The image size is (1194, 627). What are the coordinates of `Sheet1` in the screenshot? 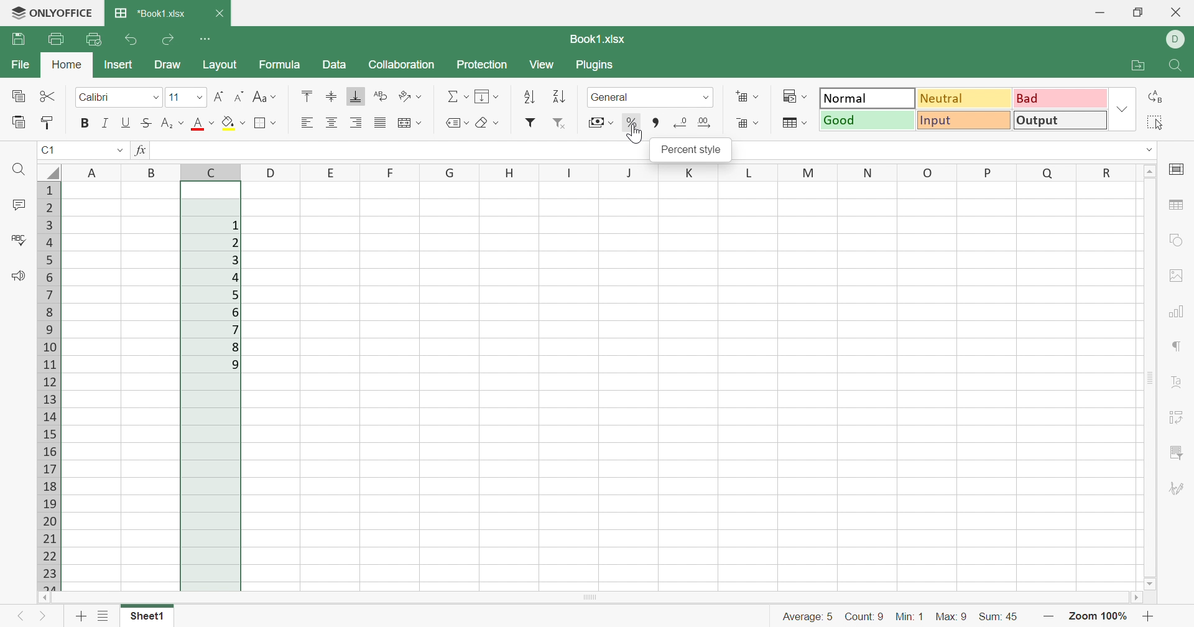 It's located at (145, 616).